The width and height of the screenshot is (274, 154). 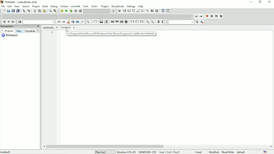 I want to click on Language, so click(x=265, y=152).